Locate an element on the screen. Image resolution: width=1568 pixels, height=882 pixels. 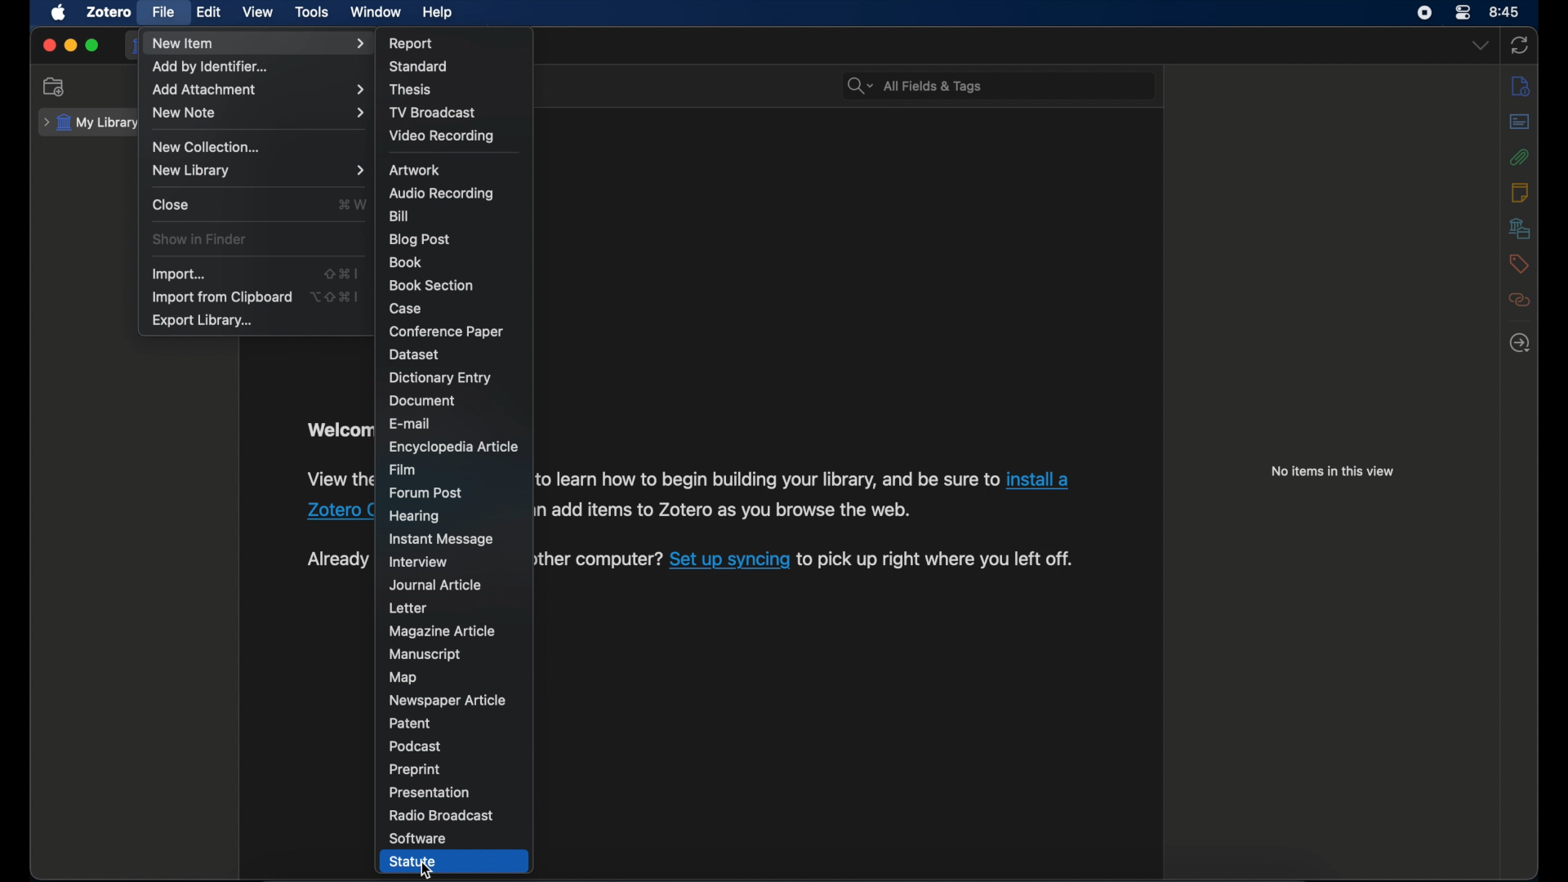
info is located at coordinates (1522, 87).